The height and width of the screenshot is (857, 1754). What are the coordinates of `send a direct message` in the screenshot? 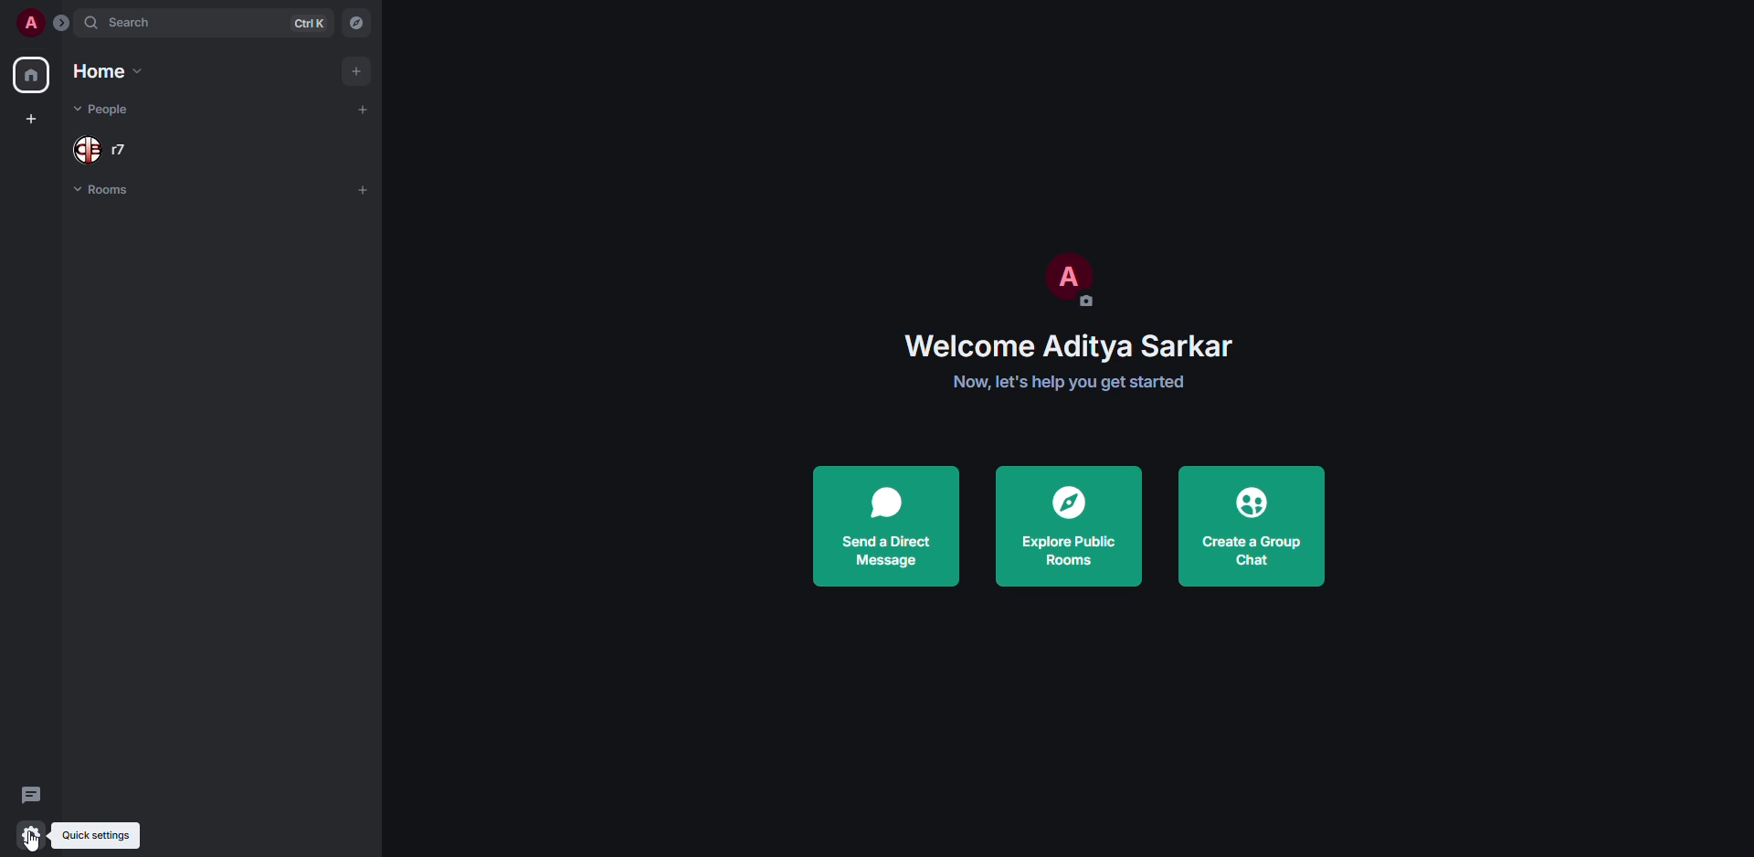 It's located at (885, 525).